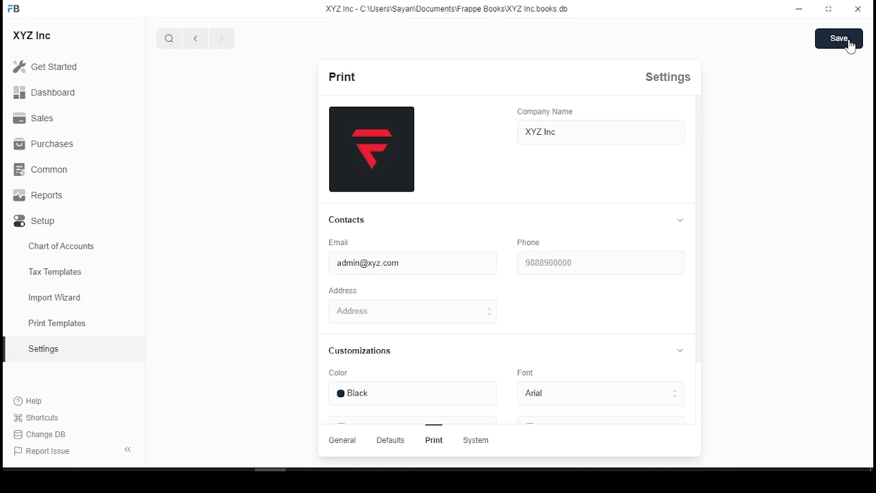  Describe the element at coordinates (194, 39) in the screenshot. I see `previous` at that location.